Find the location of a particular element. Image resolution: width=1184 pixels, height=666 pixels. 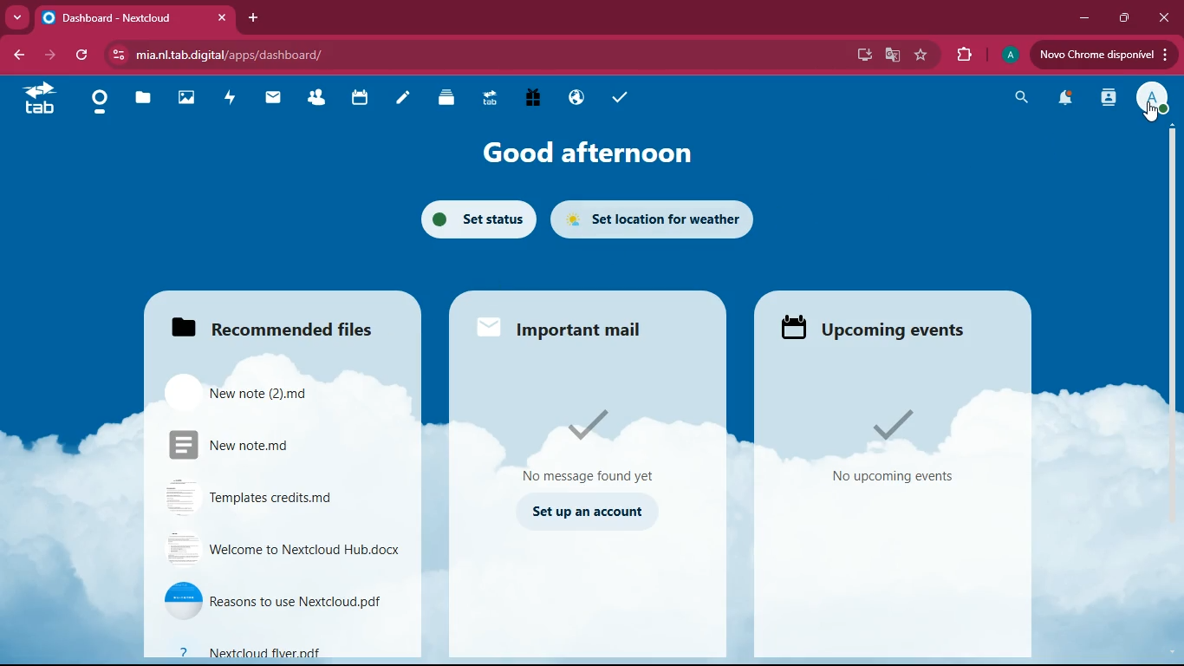

mail is located at coordinates (270, 101).